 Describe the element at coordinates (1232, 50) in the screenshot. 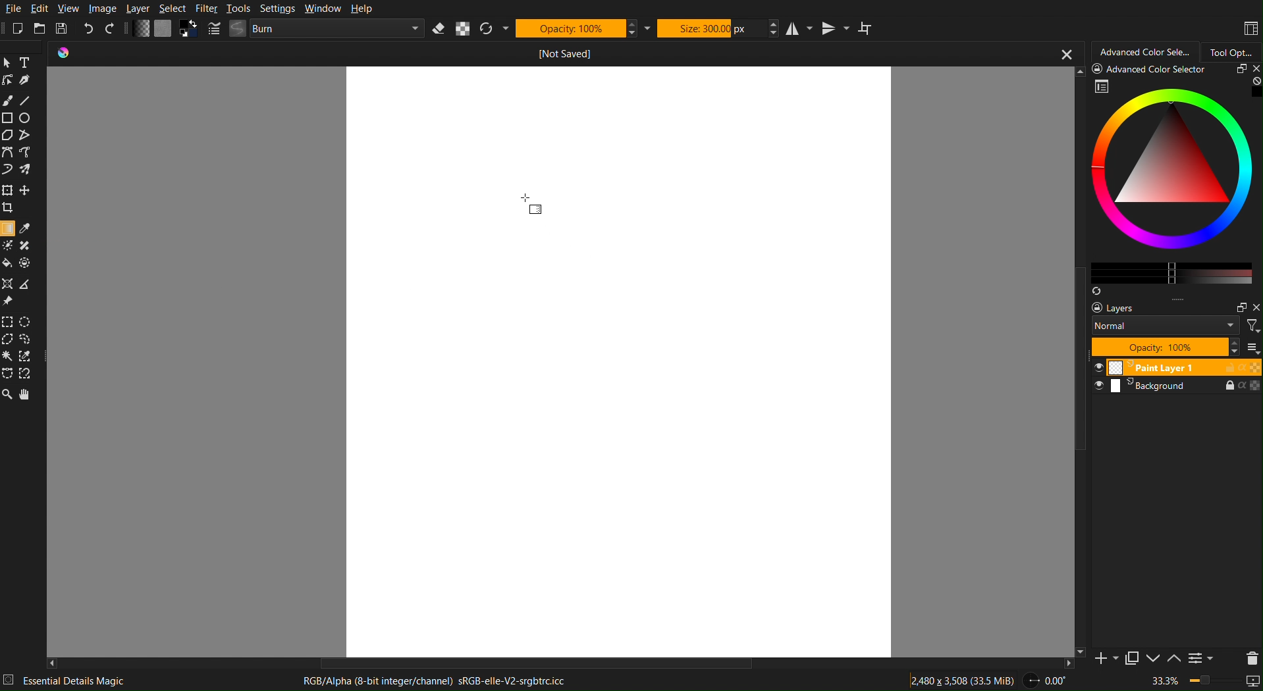

I see `Tool Options` at that location.